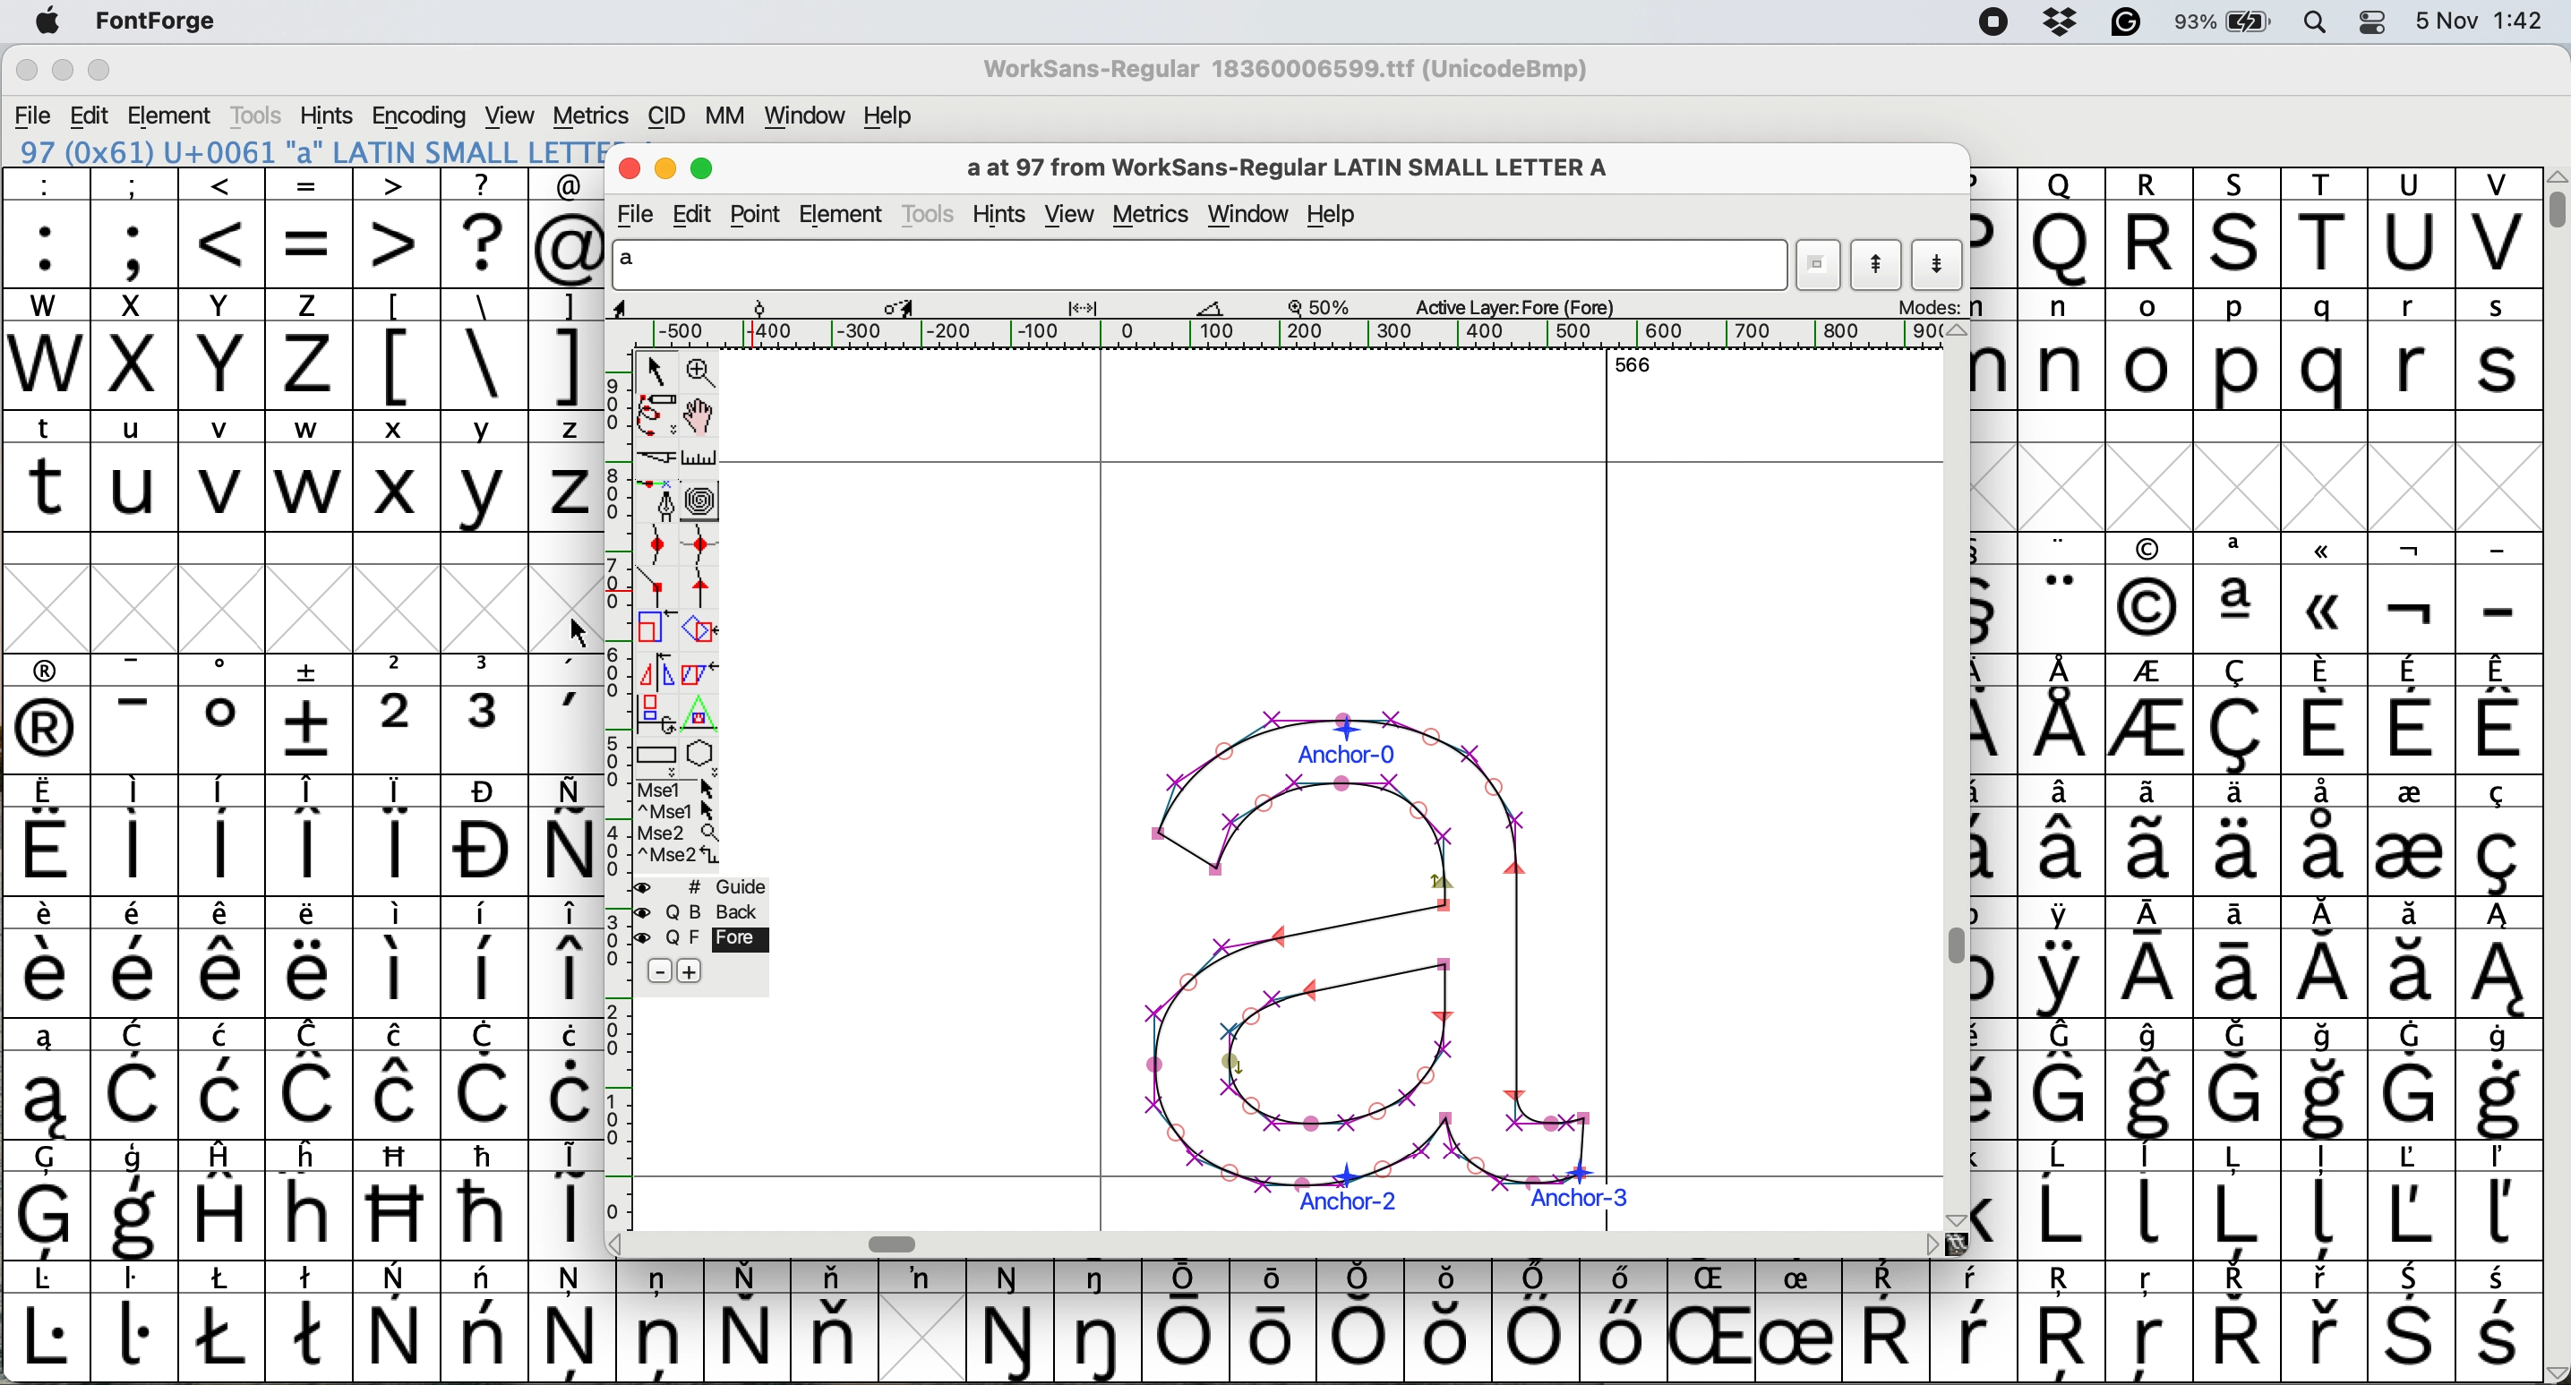 This screenshot has width=2571, height=1385. I want to click on symbol, so click(567, 1196).